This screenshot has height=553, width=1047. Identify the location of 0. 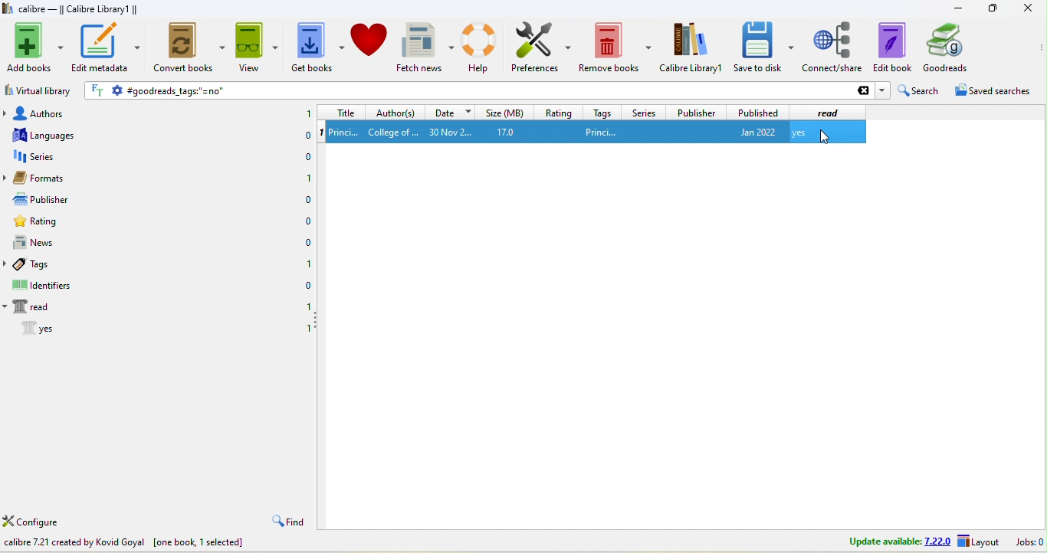
(304, 137).